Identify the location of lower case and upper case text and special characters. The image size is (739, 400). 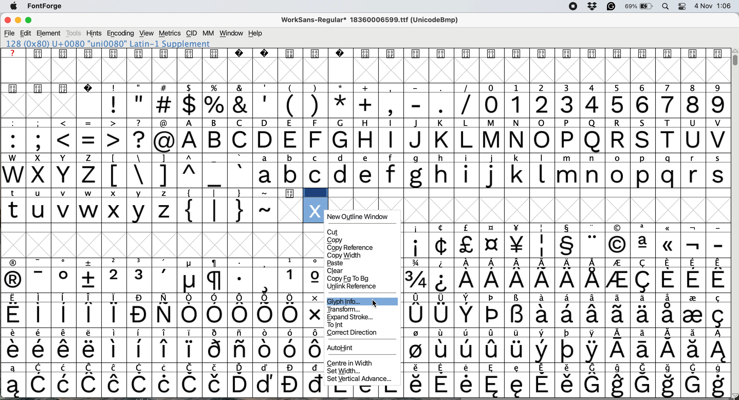
(367, 157).